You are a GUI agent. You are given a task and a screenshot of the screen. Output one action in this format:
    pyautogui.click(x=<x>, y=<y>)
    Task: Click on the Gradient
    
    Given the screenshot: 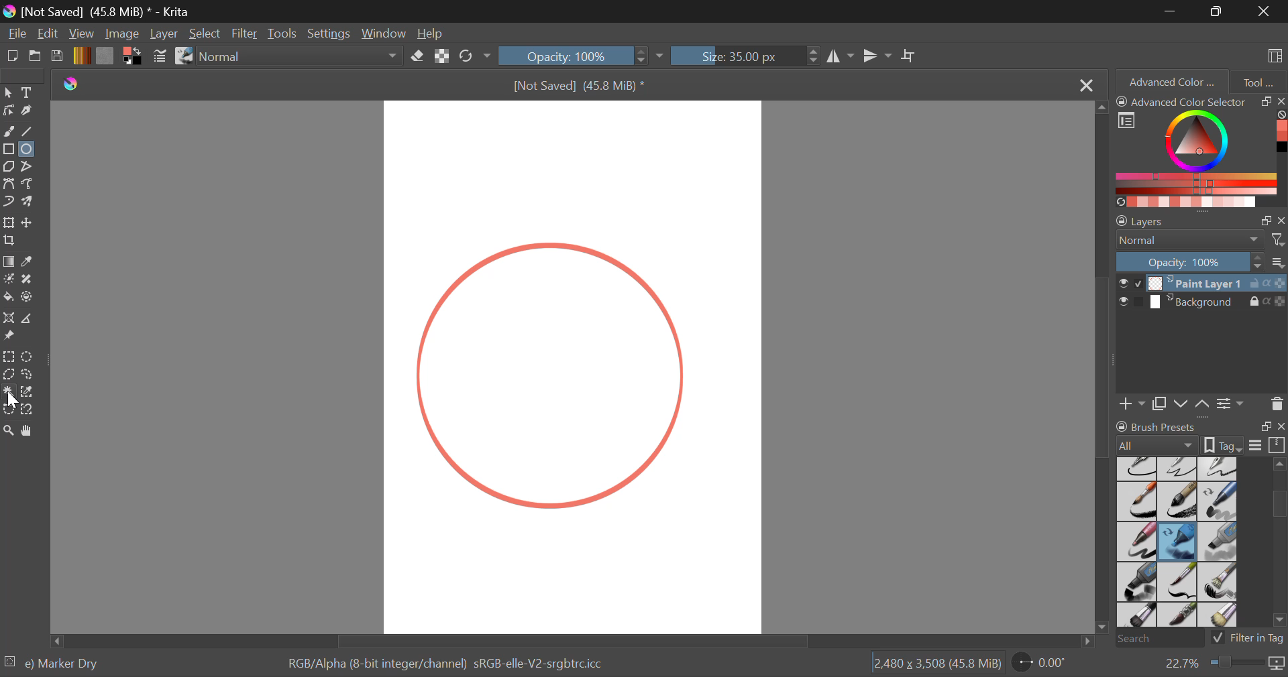 What is the action you would take?
    pyautogui.click(x=81, y=56)
    